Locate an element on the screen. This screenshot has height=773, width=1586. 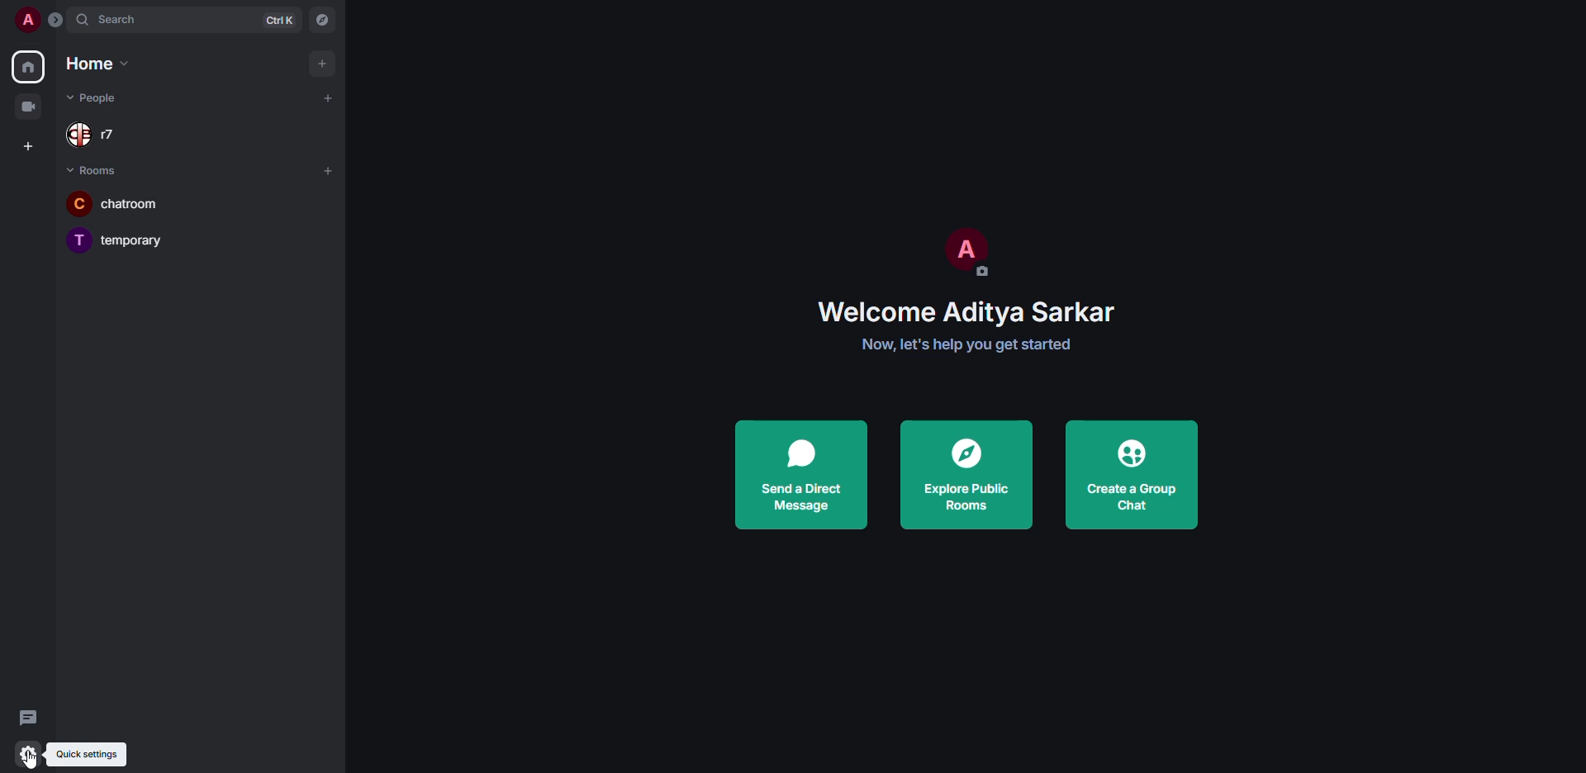
ctrl K is located at coordinates (281, 19).